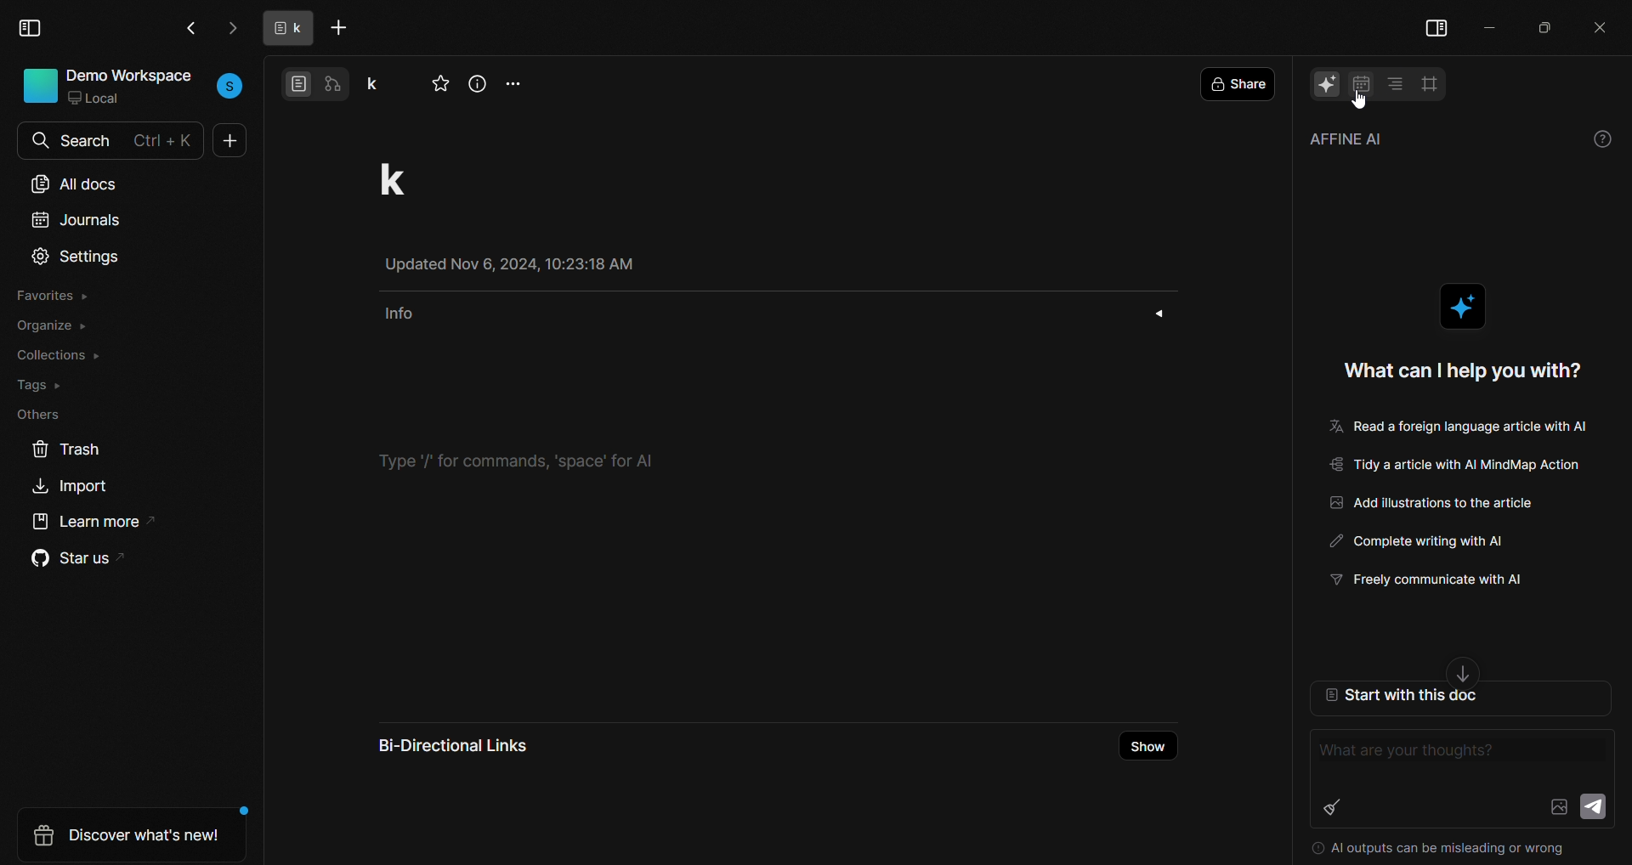  What do you see at coordinates (524, 264) in the screenshot?
I see `Updated Nov 6, 2024, 10:23:18 AM` at bounding box center [524, 264].